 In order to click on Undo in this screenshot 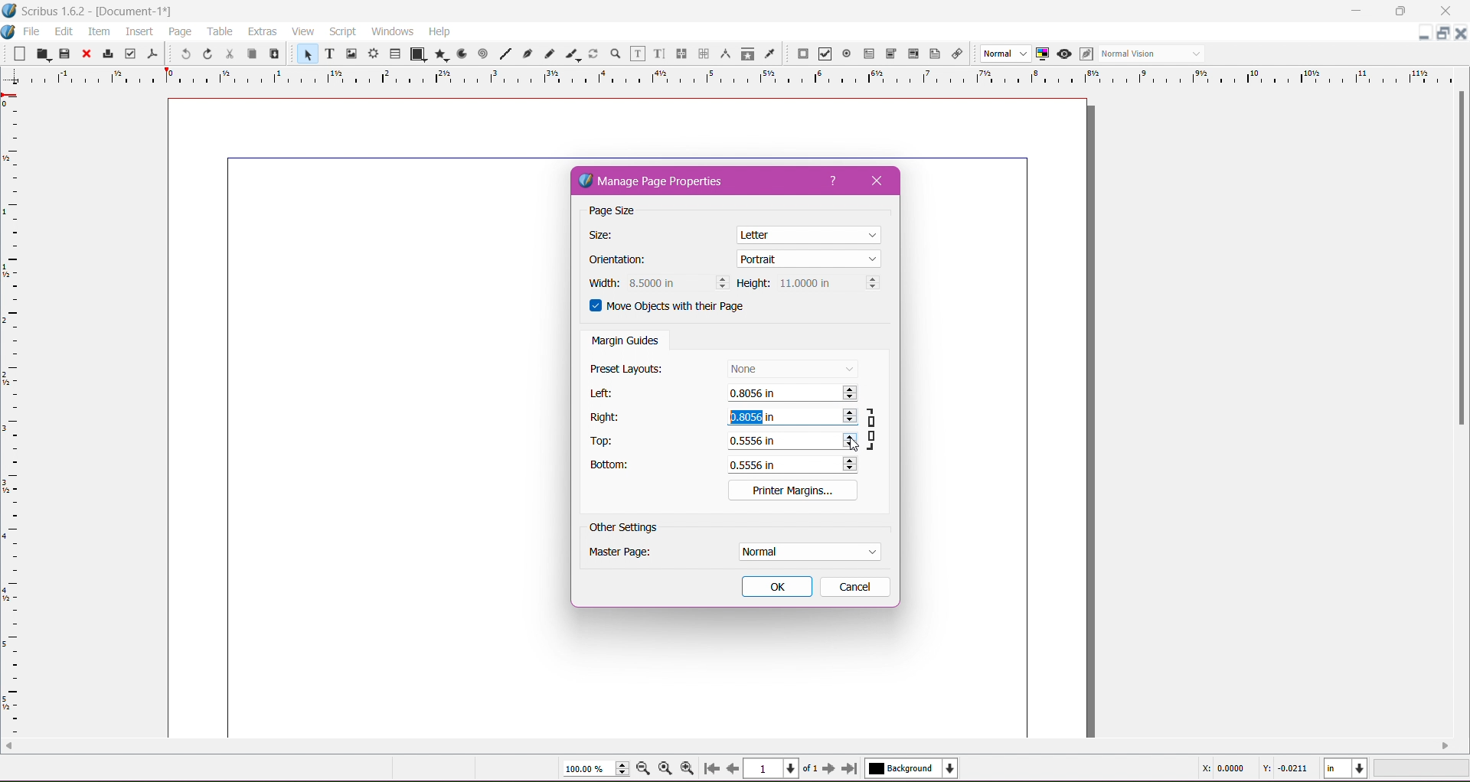, I will do `click(183, 55)`.